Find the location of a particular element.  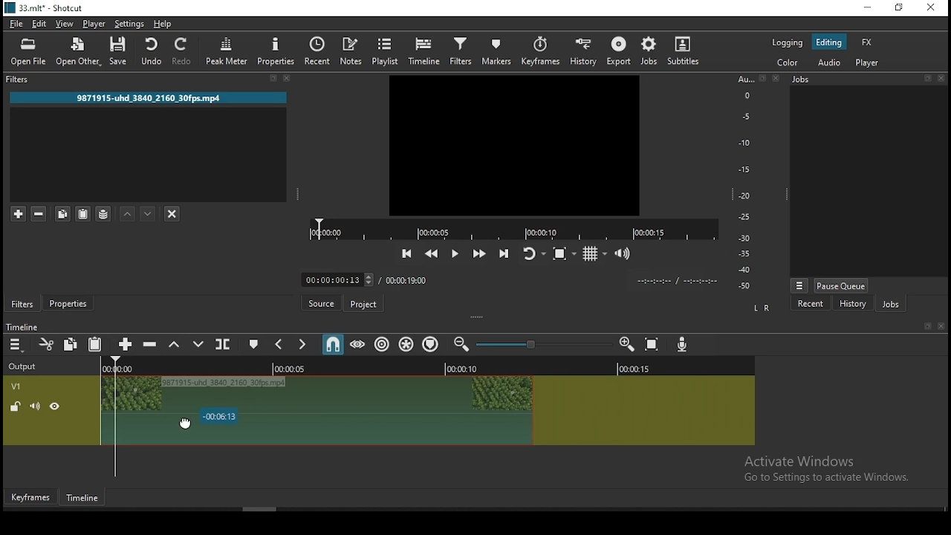

bookmark is located at coordinates (270, 77).